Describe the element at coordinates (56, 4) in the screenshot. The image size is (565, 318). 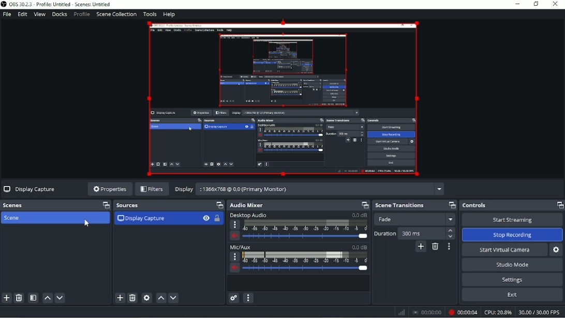
I see `OBS 30.2.3 - Profile: Untitled - Scenes: Untitled` at that location.